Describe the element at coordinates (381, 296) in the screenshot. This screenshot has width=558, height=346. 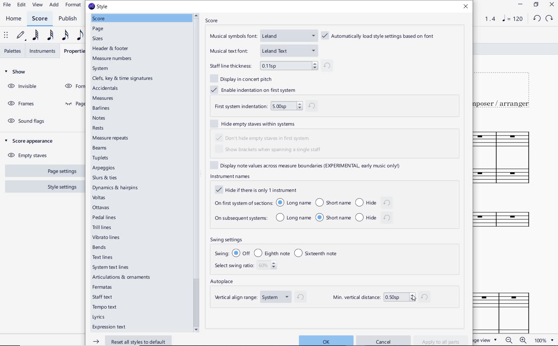
I see `Min. vertical distance` at that location.